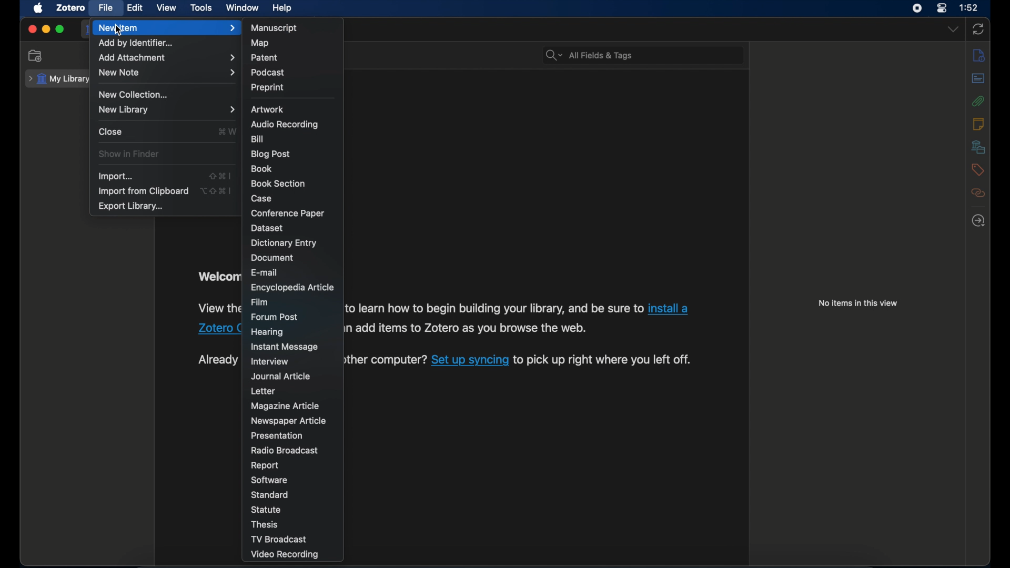 This screenshot has height=568, width=1010. Describe the element at coordinates (261, 43) in the screenshot. I see `map` at that location.